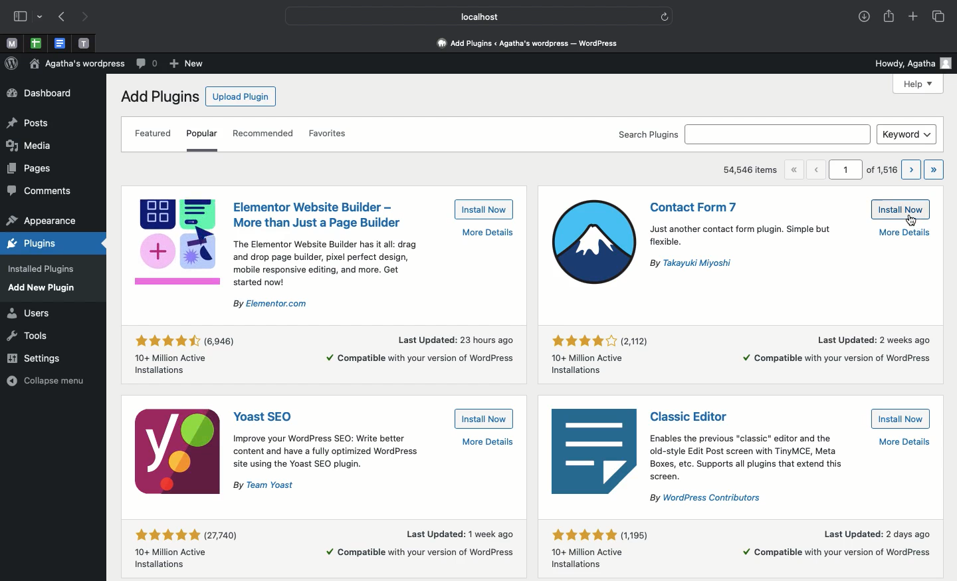 This screenshot has width=957, height=581. What do you see at coordinates (317, 215) in the screenshot?
I see `Elementor website builder` at bounding box center [317, 215].